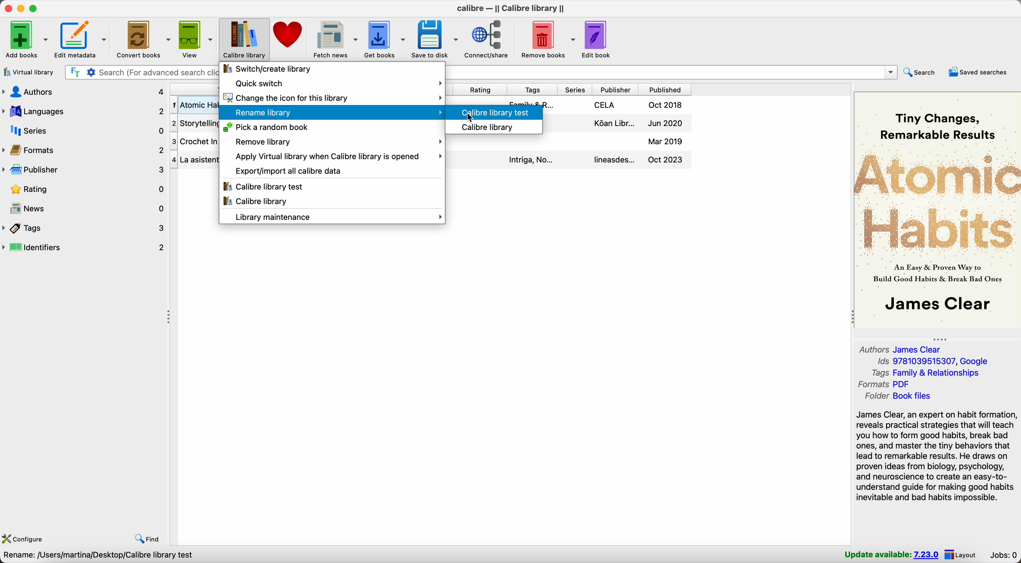  What do you see at coordinates (532, 90) in the screenshot?
I see `tags` at bounding box center [532, 90].